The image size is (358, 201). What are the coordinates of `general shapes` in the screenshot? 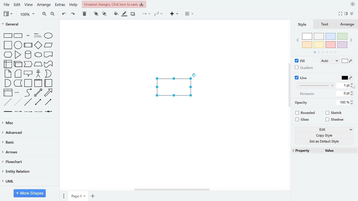 It's located at (7, 35).